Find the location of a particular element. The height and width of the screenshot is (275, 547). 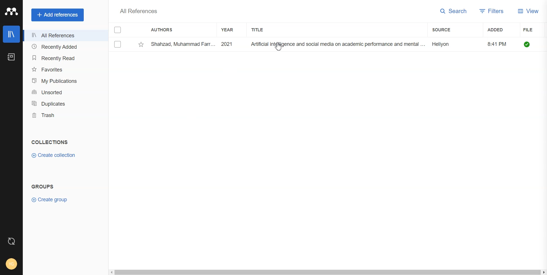

Library is located at coordinates (12, 34).